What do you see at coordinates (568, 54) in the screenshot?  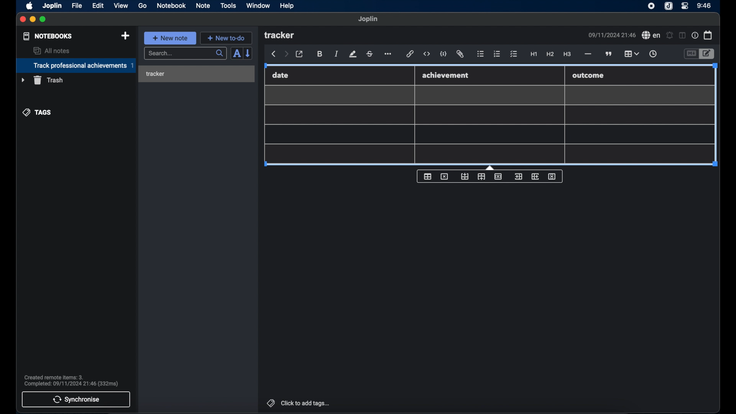 I see `heading 3` at bounding box center [568, 54].